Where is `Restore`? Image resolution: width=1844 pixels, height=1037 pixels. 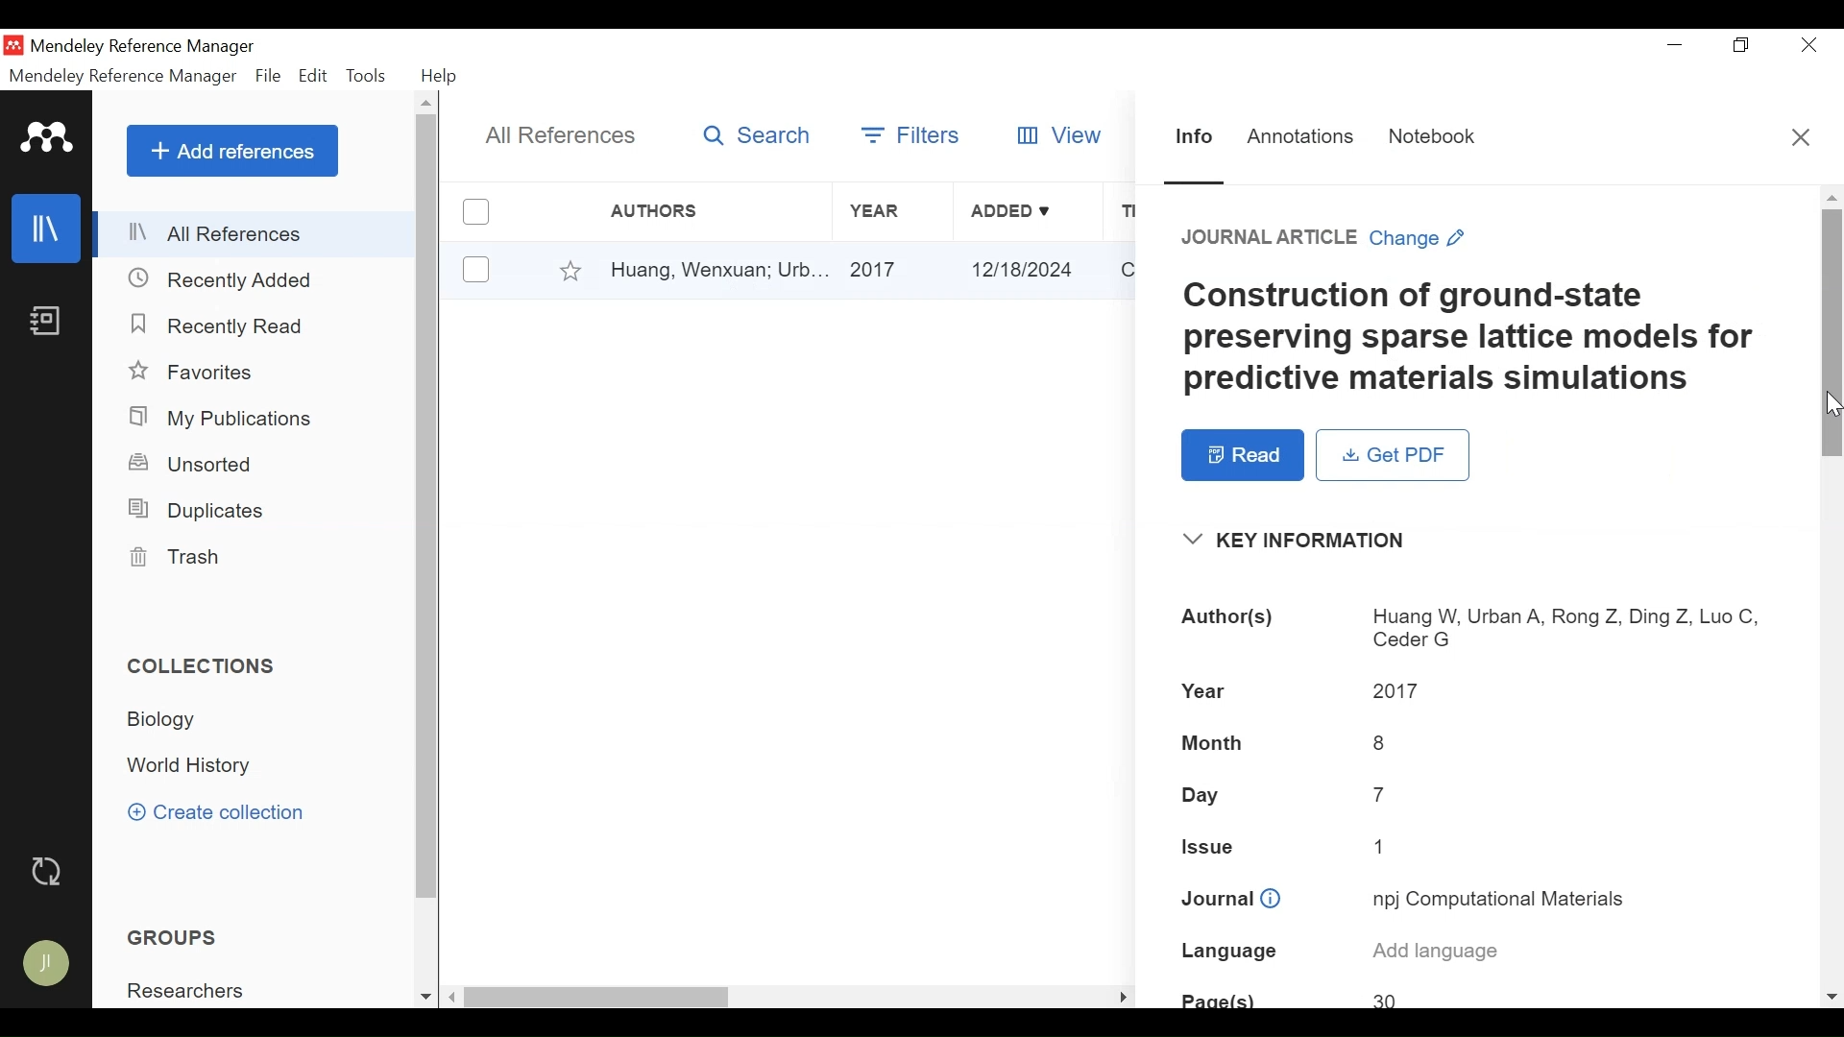 Restore is located at coordinates (1738, 44).